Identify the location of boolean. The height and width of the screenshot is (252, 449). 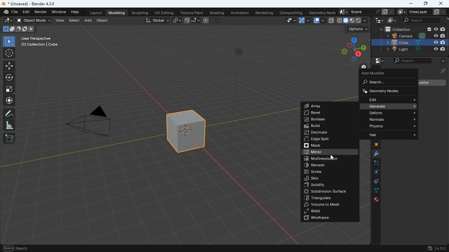
(329, 120).